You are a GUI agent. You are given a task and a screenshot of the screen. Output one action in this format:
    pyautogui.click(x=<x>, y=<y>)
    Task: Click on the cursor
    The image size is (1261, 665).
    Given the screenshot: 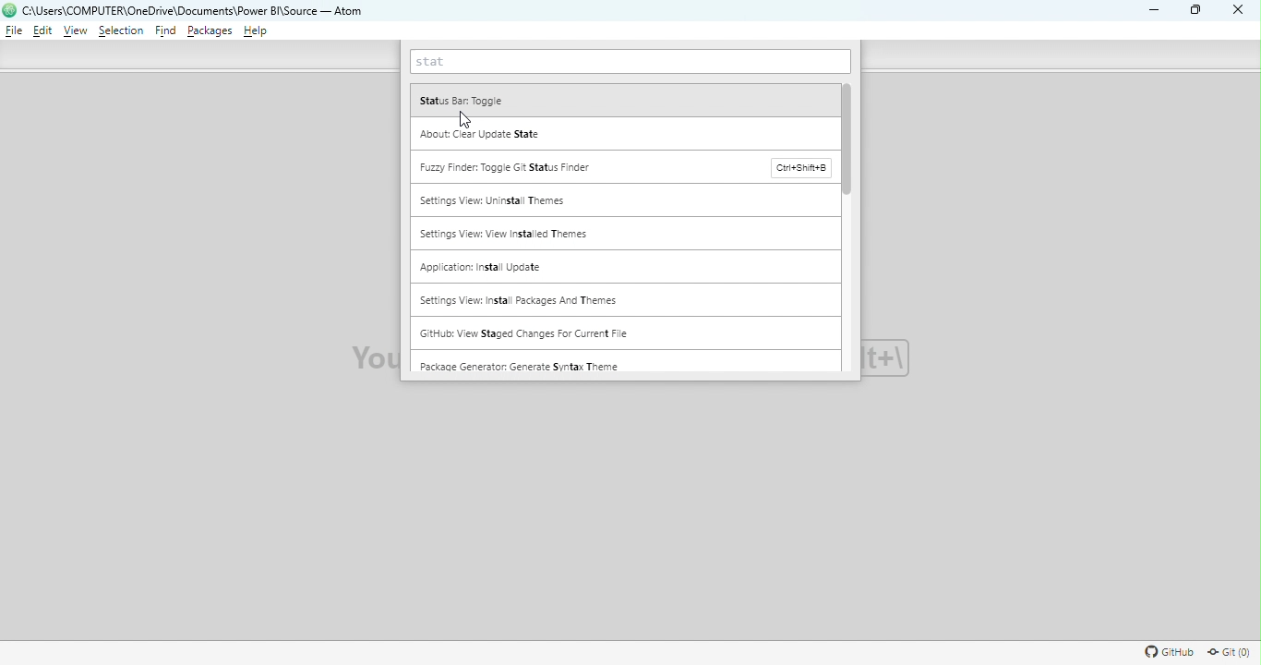 What is the action you would take?
    pyautogui.click(x=469, y=121)
    